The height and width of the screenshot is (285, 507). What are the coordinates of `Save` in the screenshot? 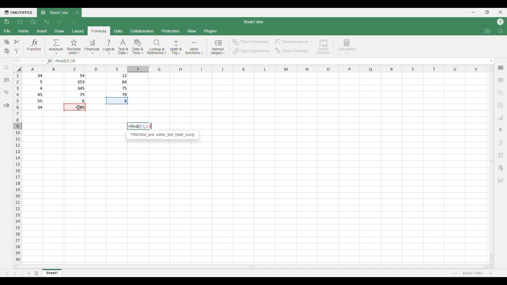 It's located at (7, 22).